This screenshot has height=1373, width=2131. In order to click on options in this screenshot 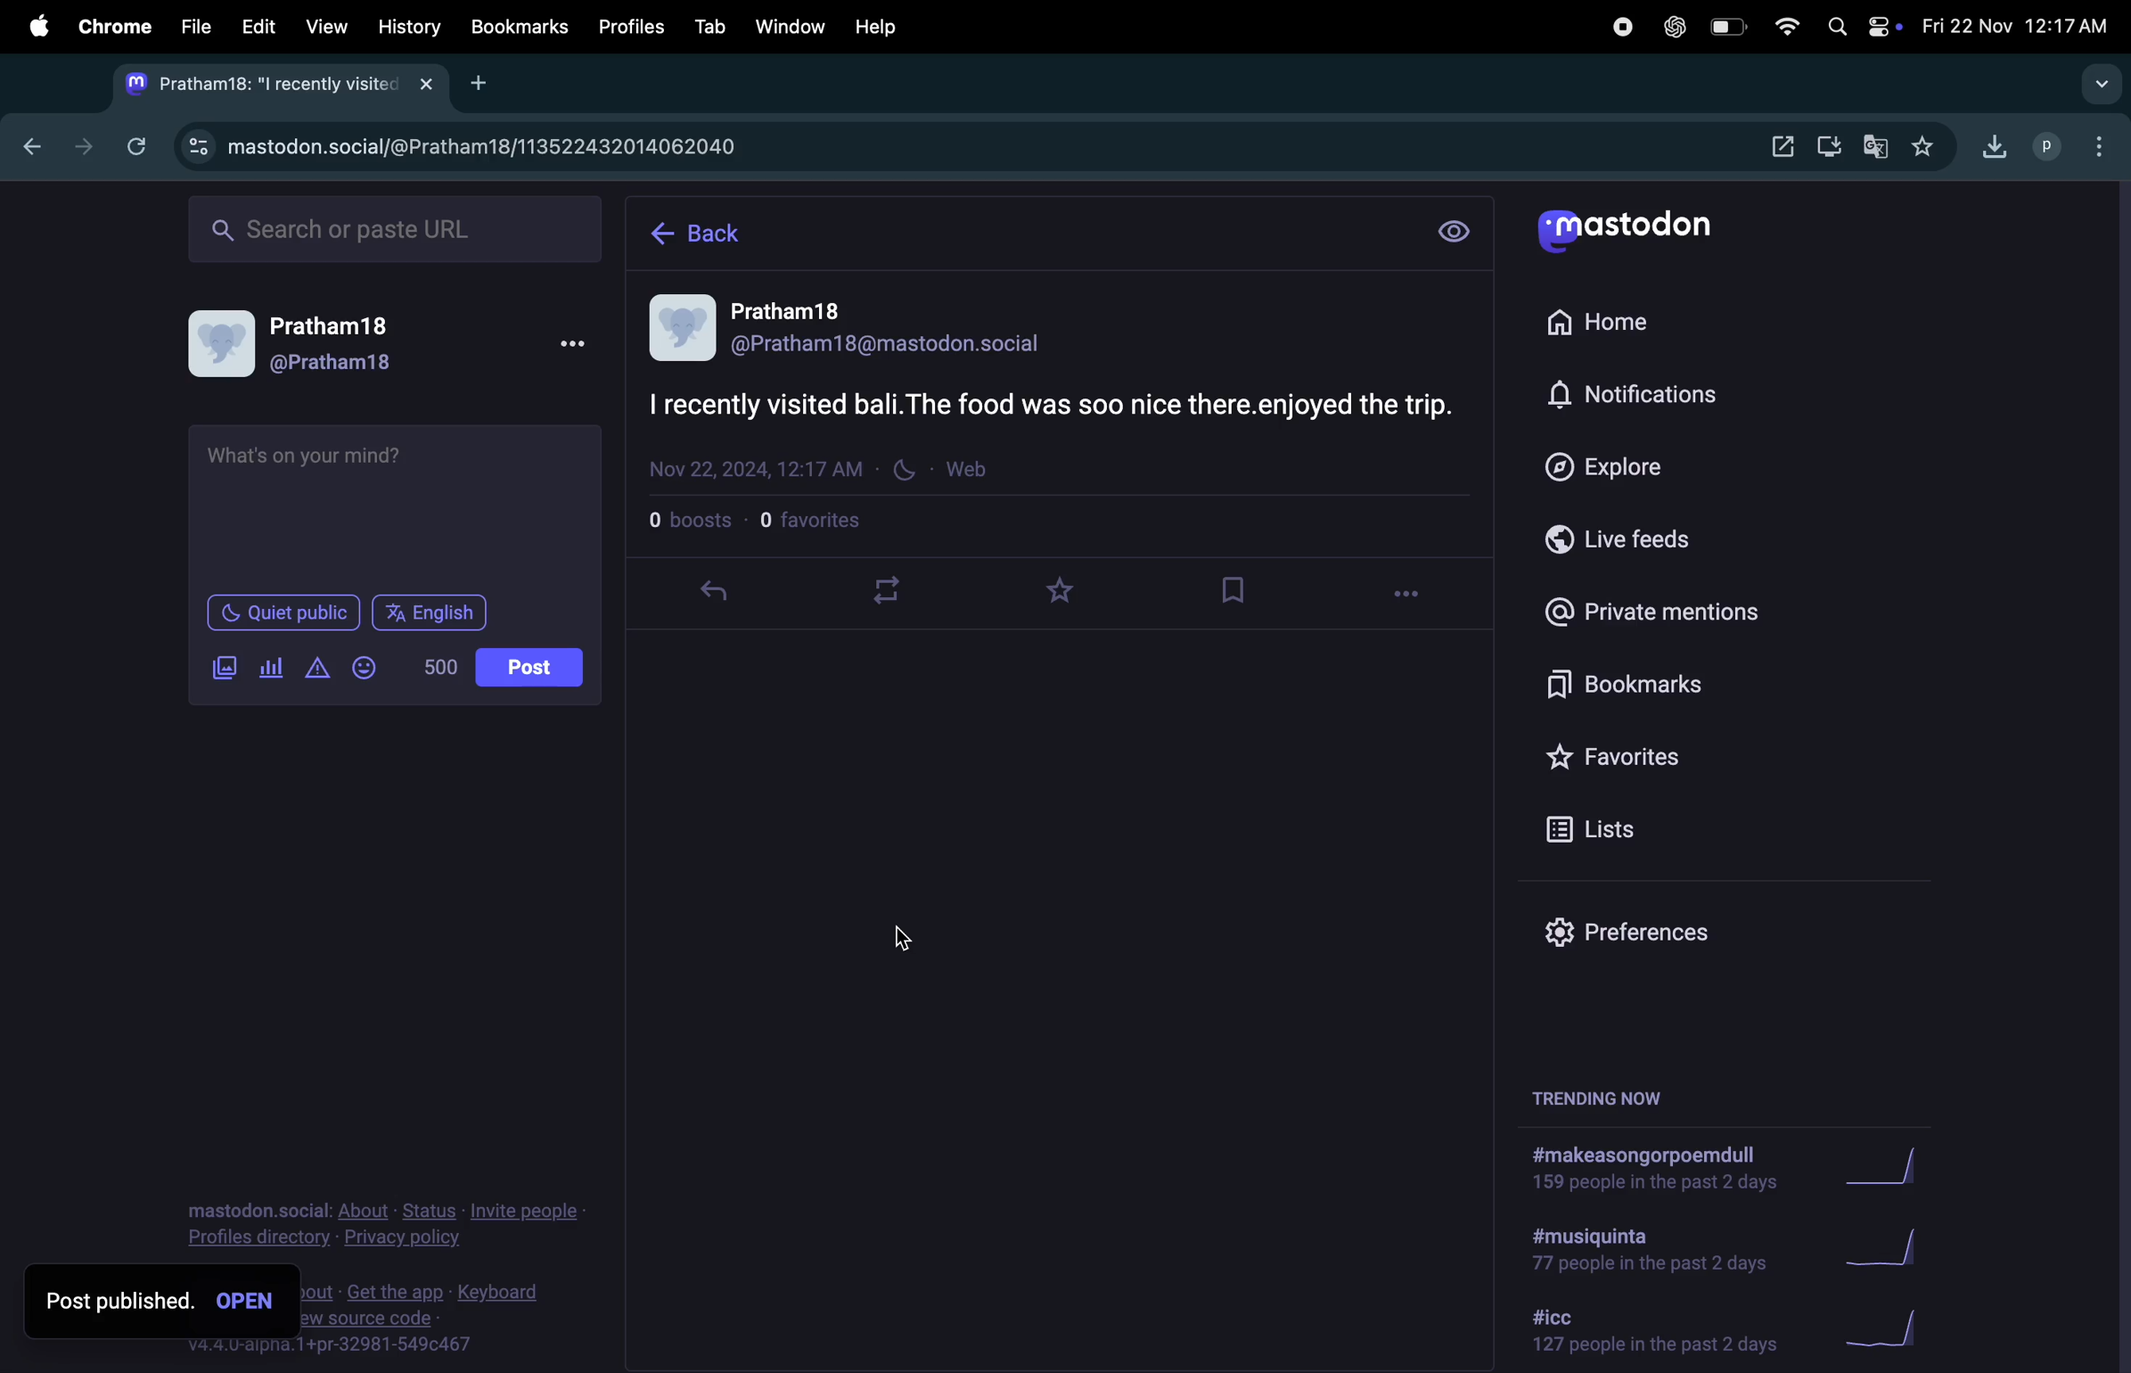, I will do `click(1413, 589)`.